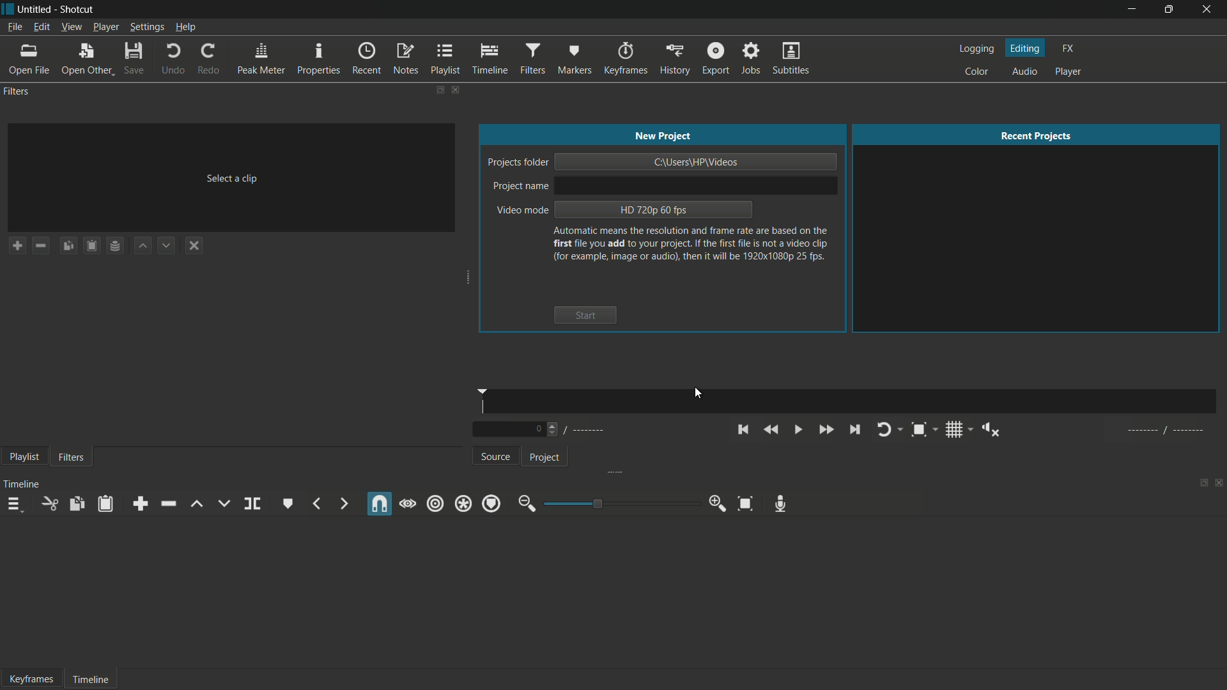 Image resolution: width=1227 pixels, height=690 pixels. Describe the element at coordinates (41, 245) in the screenshot. I see `remove a filter` at that location.